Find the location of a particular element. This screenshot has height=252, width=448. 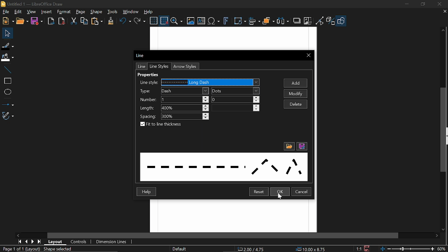

workspace is located at coordinates (234, 217).